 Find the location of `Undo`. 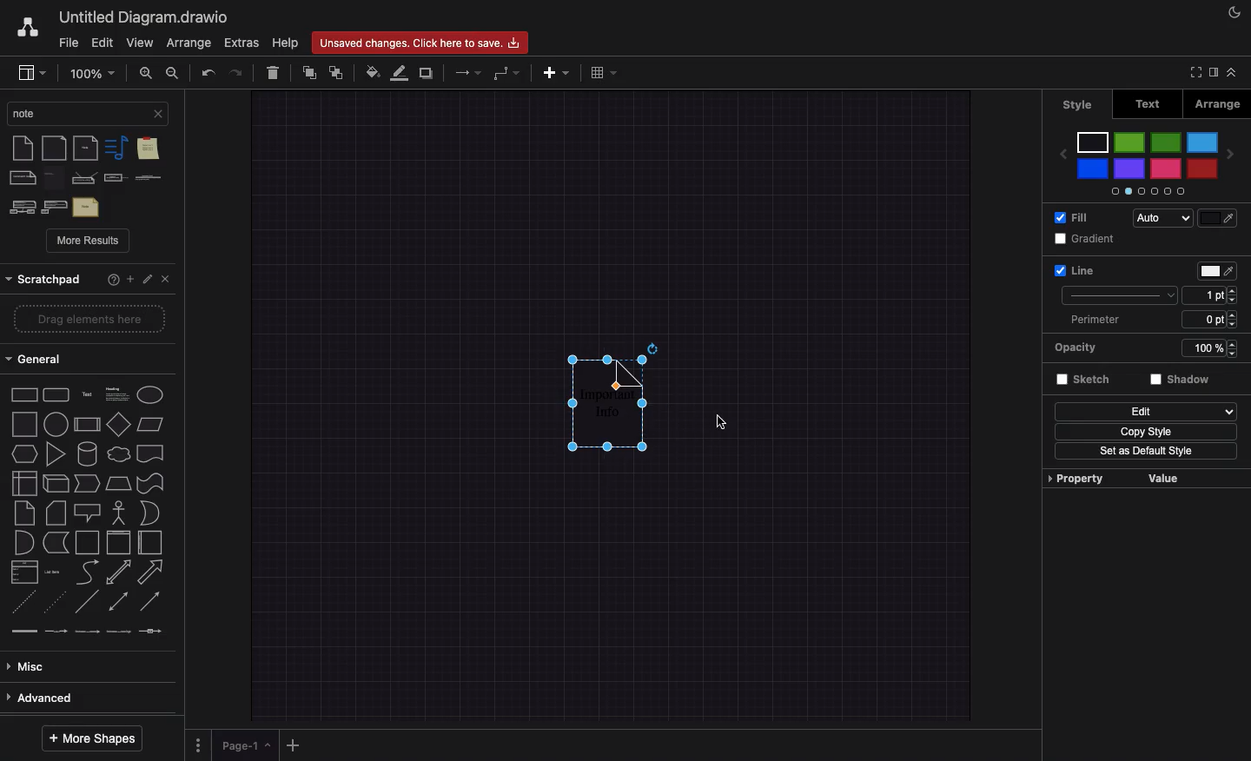

Undo is located at coordinates (208, 71).